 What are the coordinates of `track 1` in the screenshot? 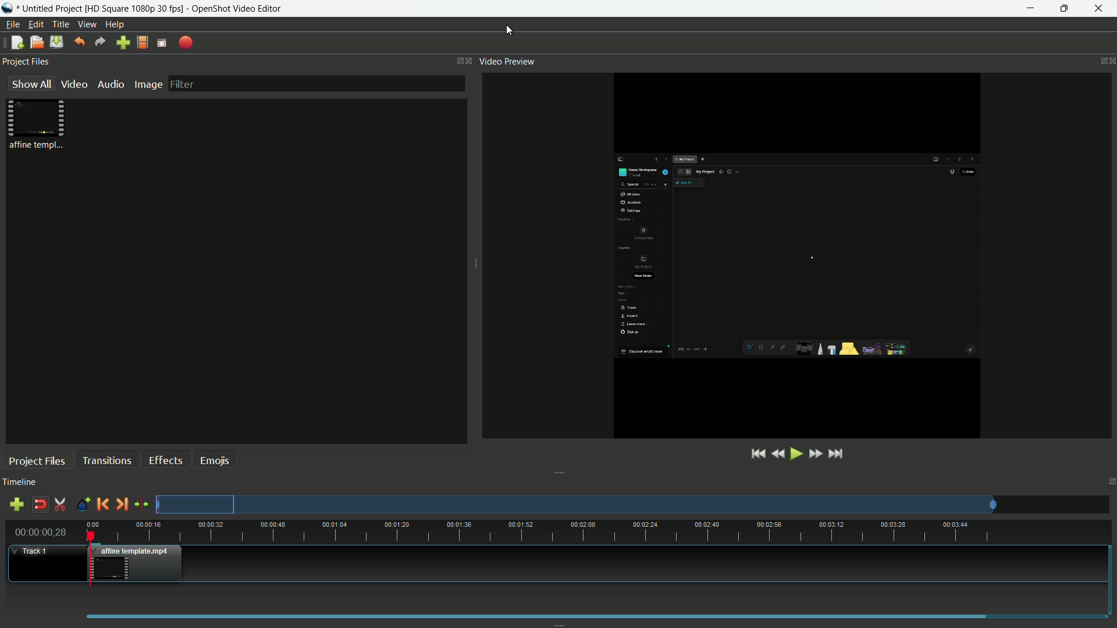 It's located at (32, 551).